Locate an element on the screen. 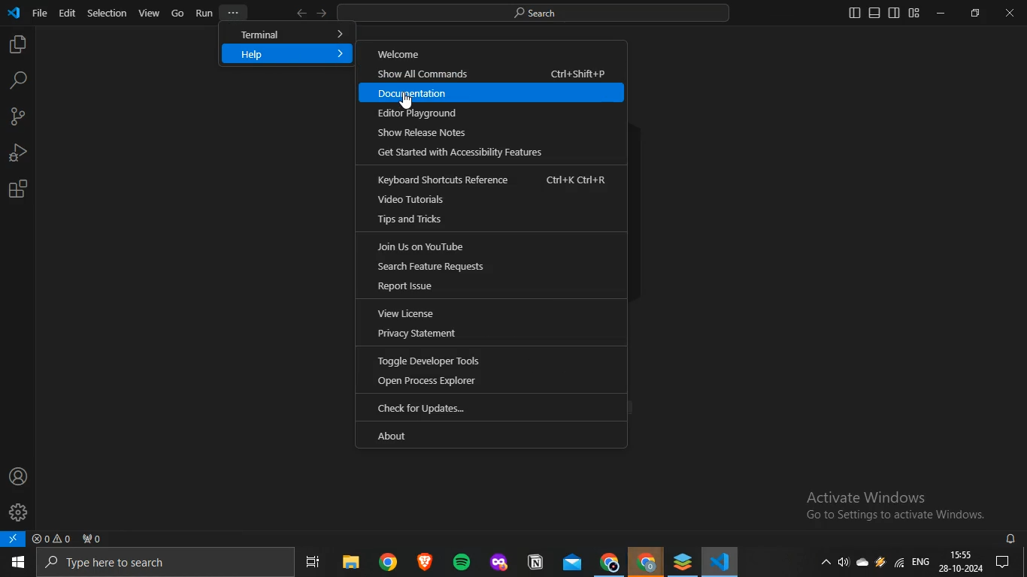 The height and width of the screenshot is (577, 1027). extension is located at coordinates (19, 189).